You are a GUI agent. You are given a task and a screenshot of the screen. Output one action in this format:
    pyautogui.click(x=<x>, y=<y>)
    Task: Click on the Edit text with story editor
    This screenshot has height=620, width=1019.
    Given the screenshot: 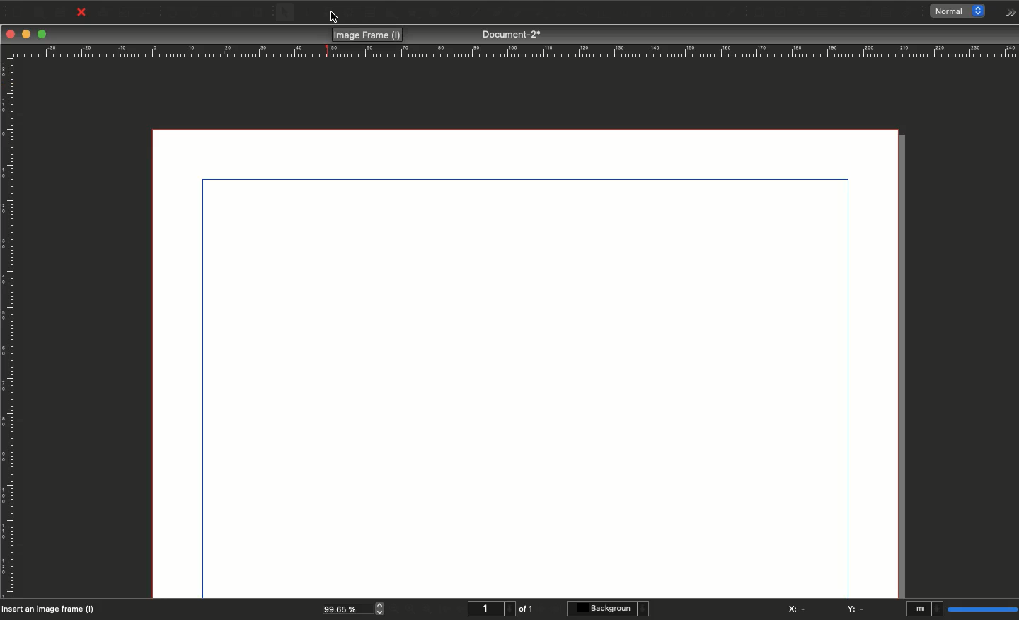 What is the action you would take?
    pyautogui.click(x=612, y=13)
    